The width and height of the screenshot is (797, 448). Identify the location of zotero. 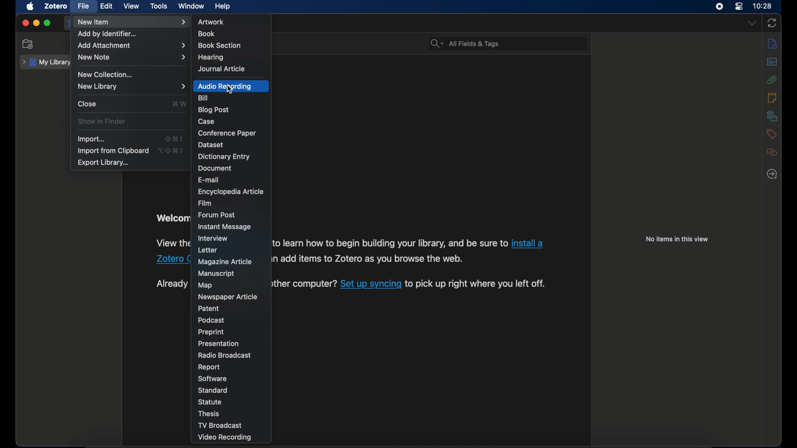
(56, 6).